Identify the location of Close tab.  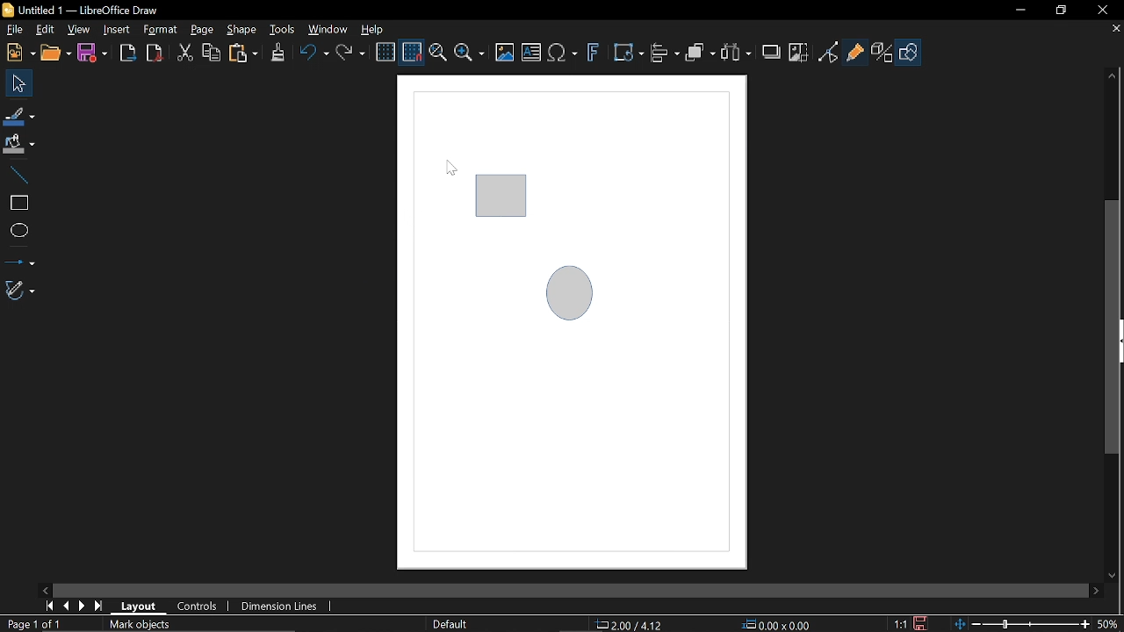
(1115, 28).